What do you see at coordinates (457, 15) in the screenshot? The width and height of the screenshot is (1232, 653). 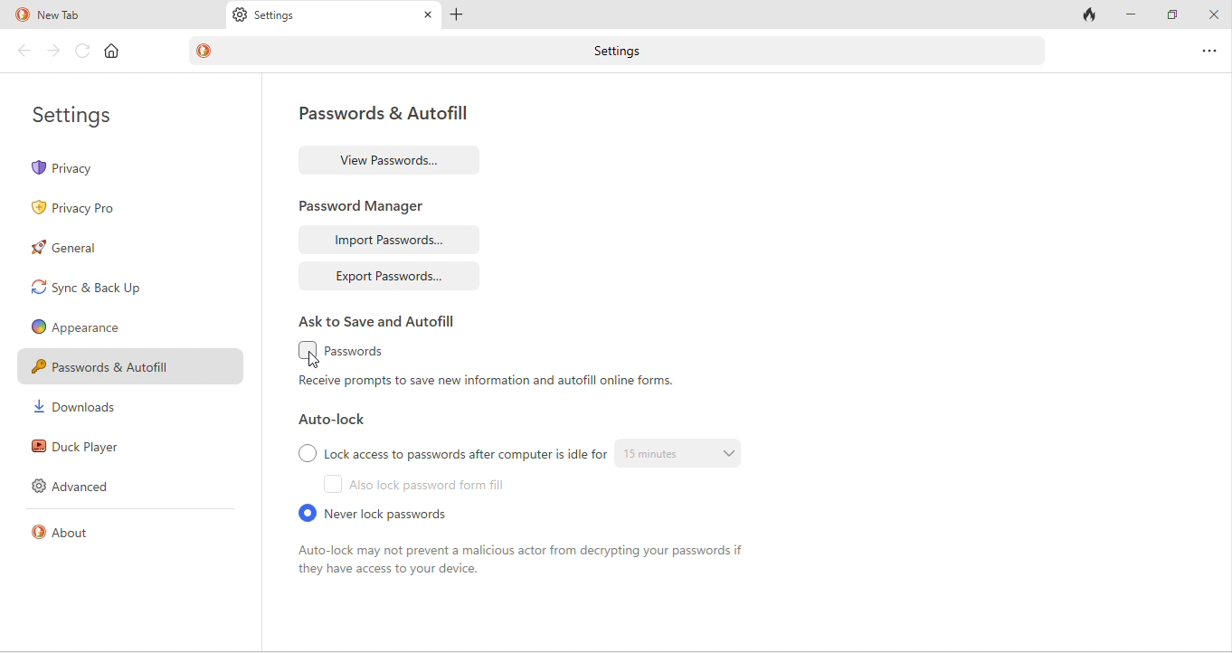 I see `add tab` at bounding box center [457, 15].